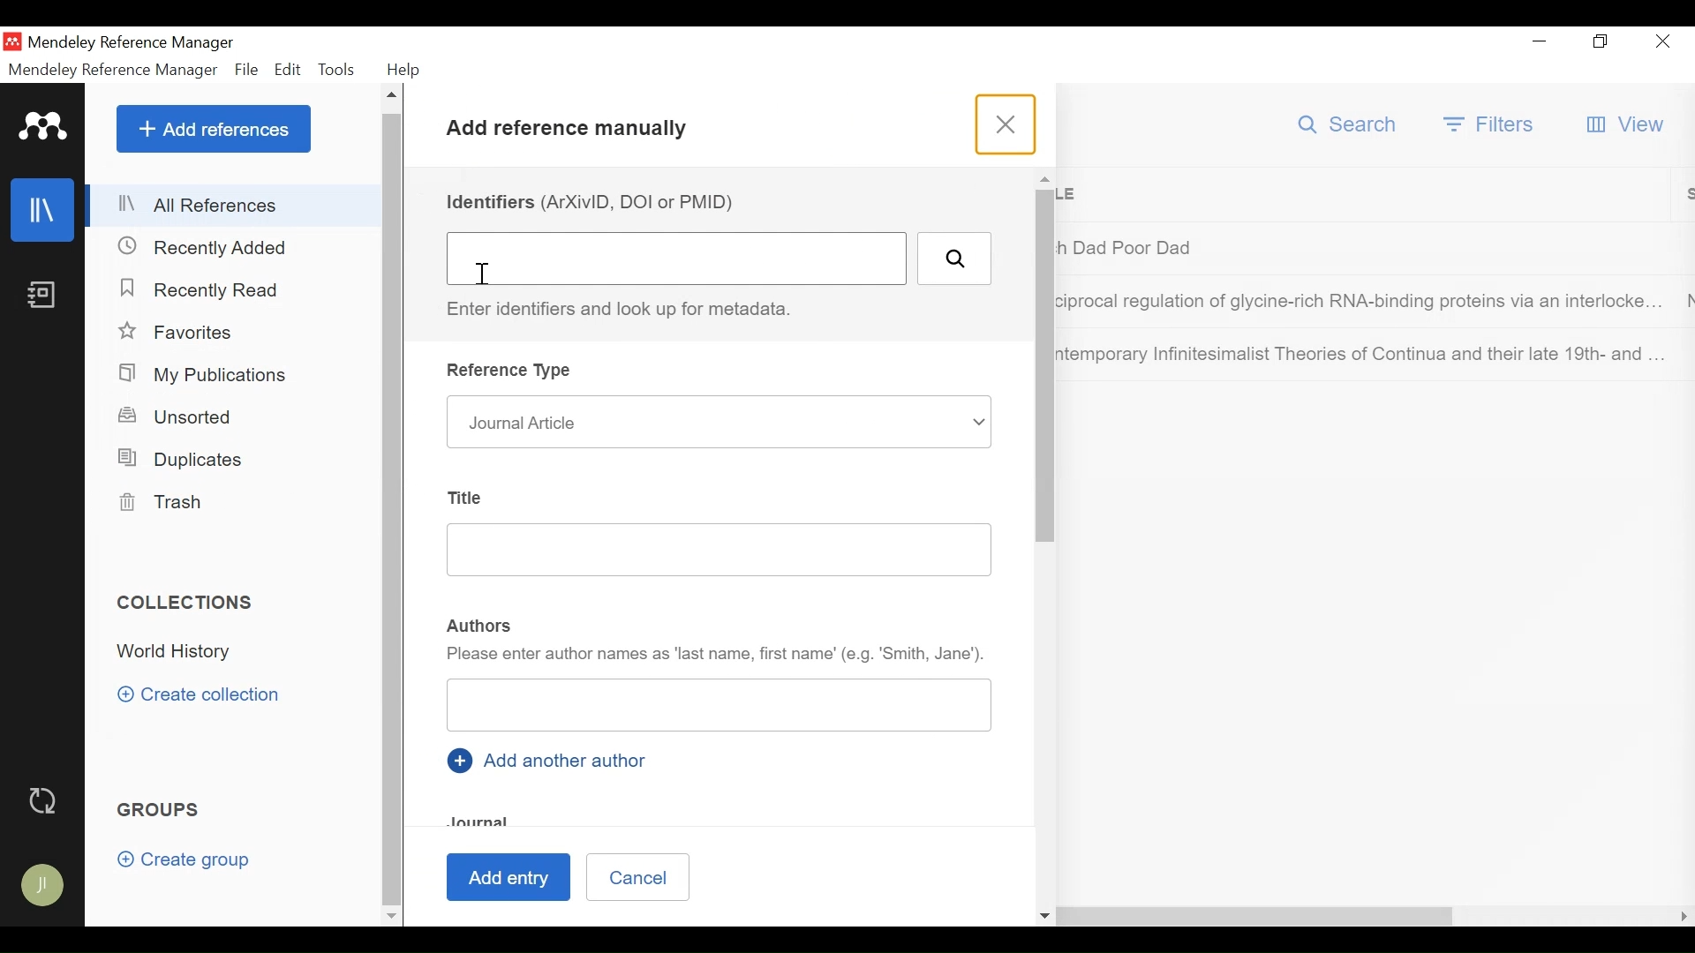 This screenshot has width=1695, height=953. What do you see at coordinates (391, 914) in the screenshot?
I see `Scroll down` at bounding box center [391, 914].